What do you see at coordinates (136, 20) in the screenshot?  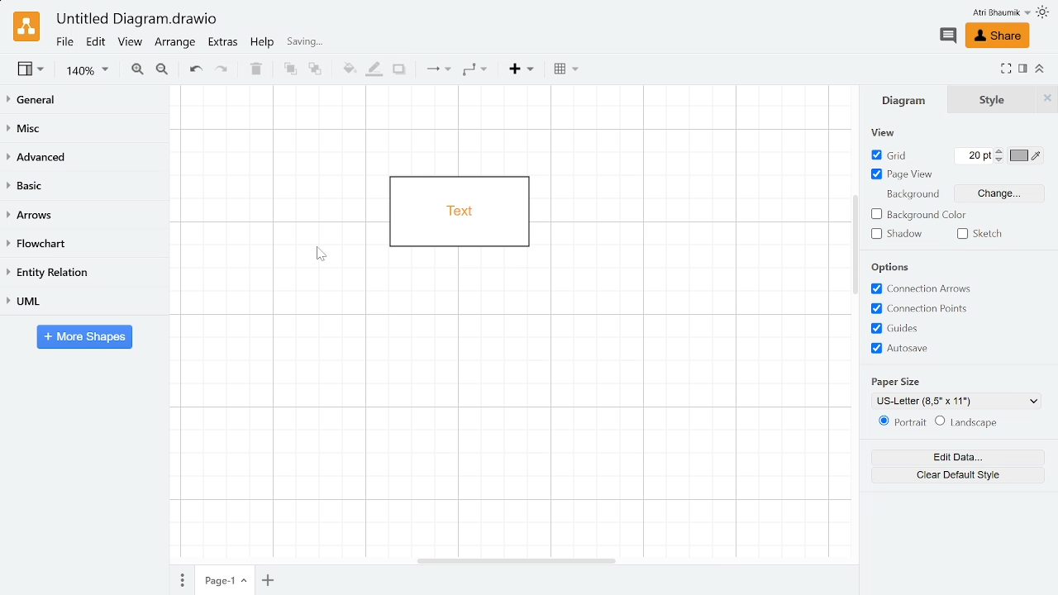 I see `Current window` at bounding box center [136, 20].